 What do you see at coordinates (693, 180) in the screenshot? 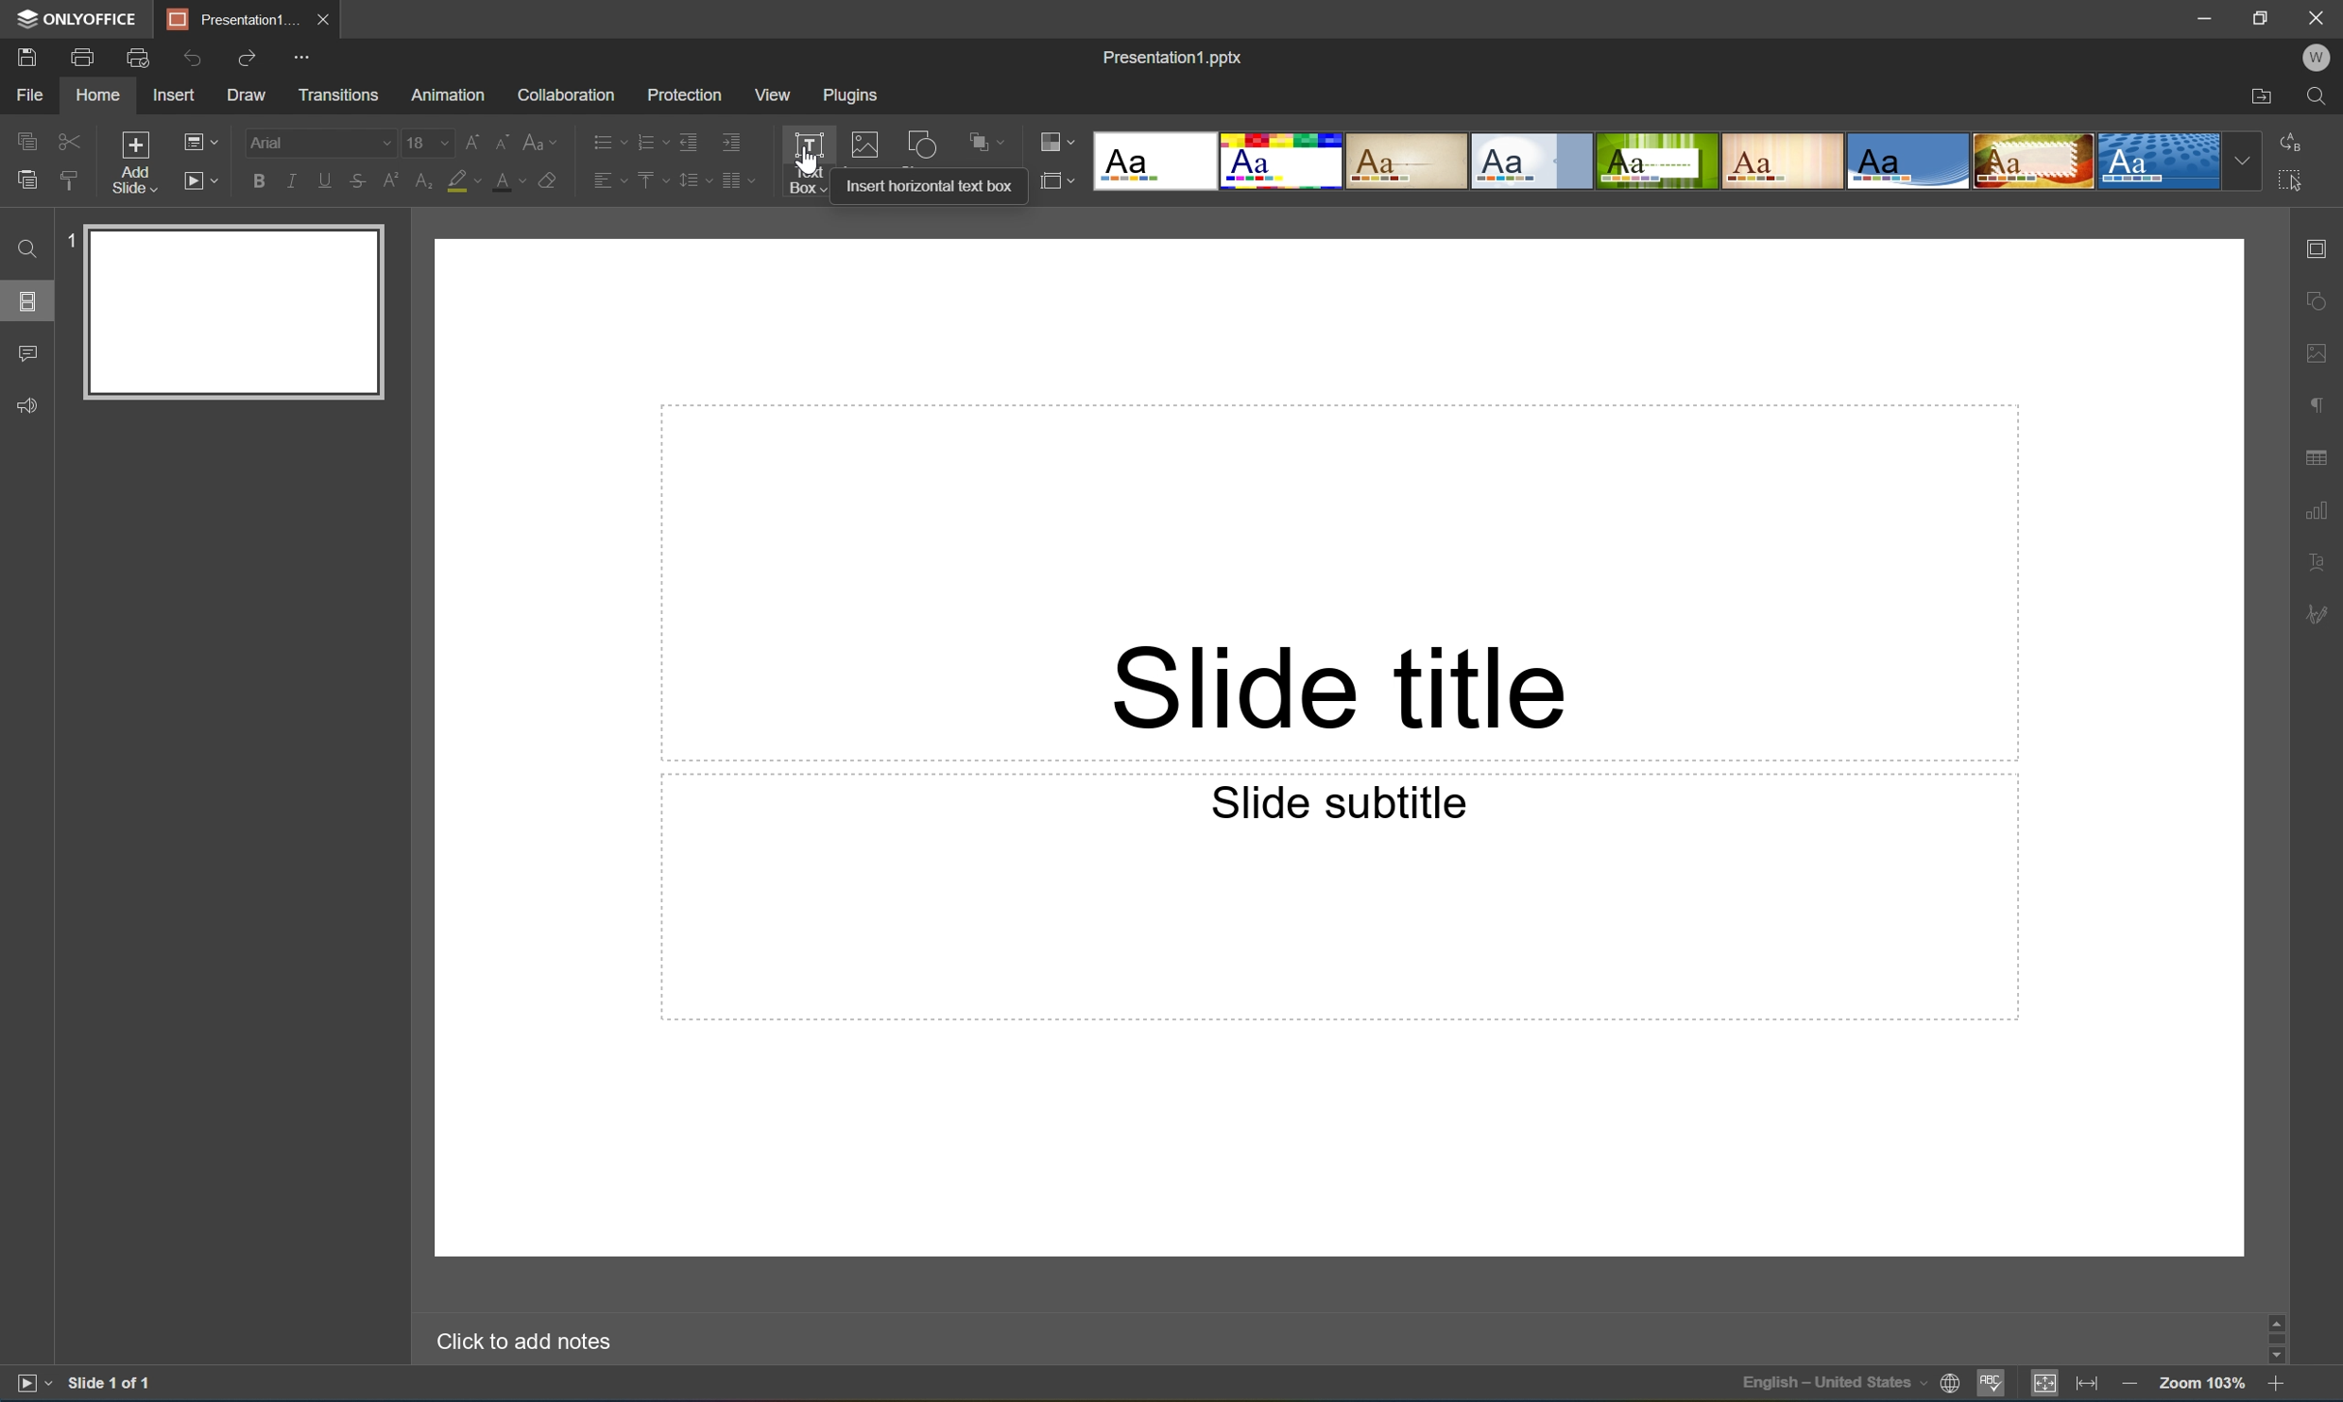
I see `Line spacing` at bounding box center [693, 180].